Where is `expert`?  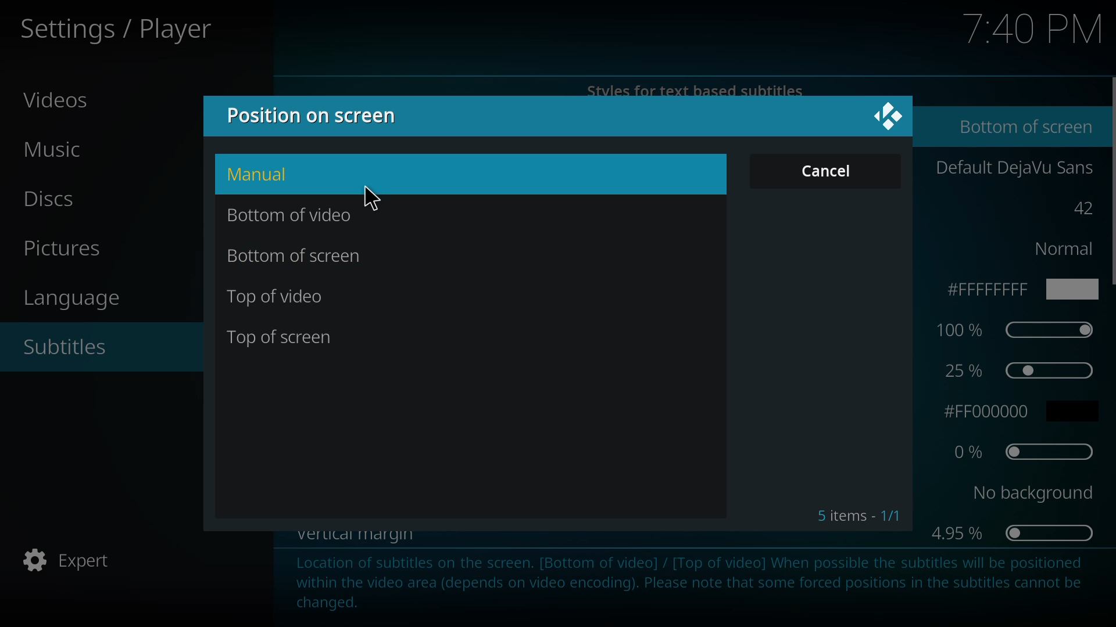
expert is located at coordinates (75, 557).